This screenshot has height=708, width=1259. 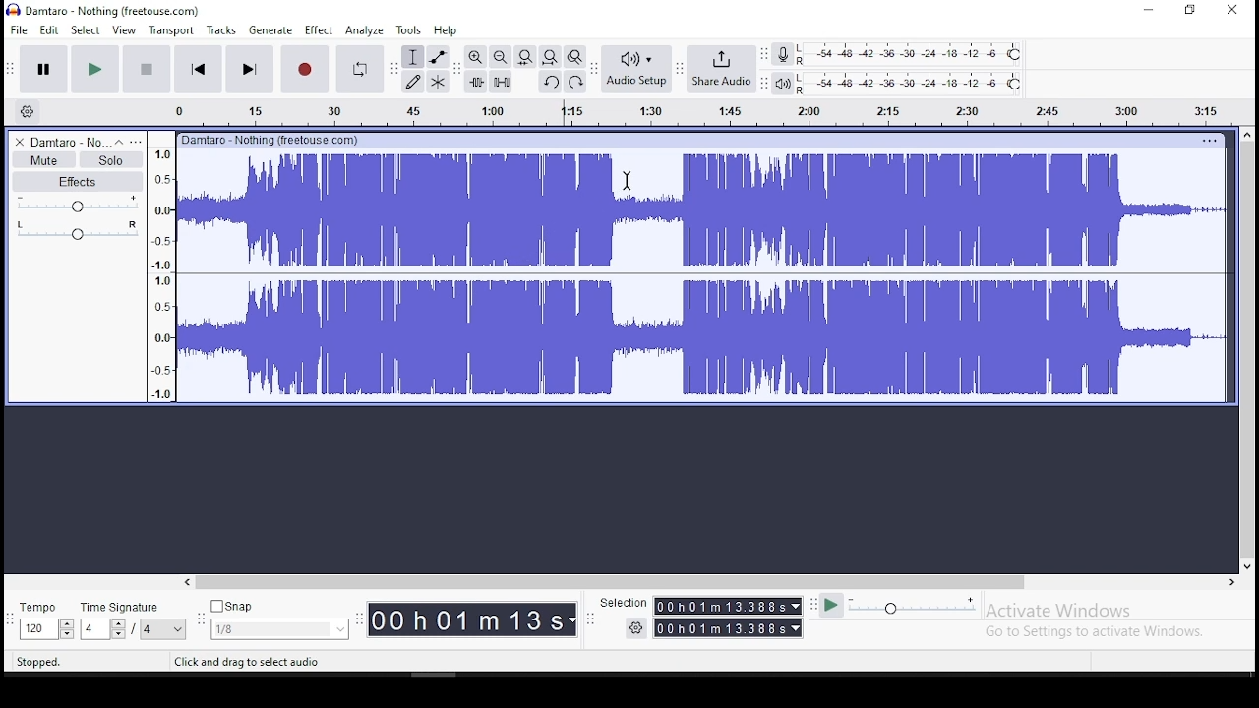 What do you see at coordinates (1149, 10) in the screenshot?
I see `minimize` at bounding box center [1149, 10].